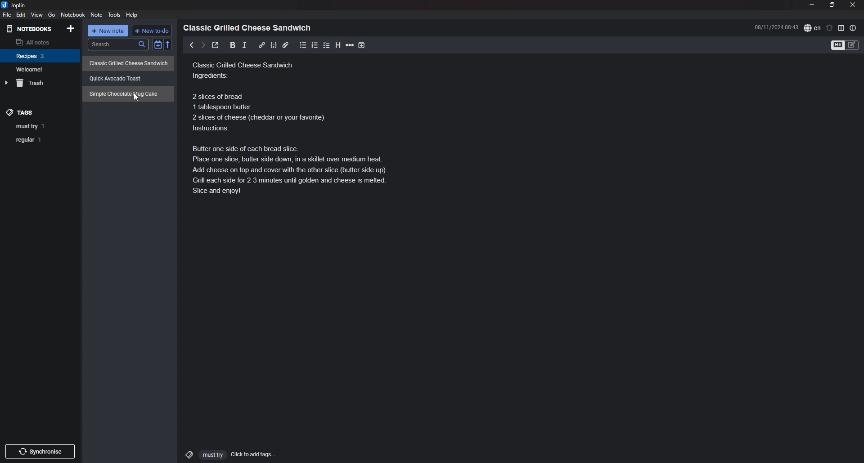 The width and height of the screenshot is (864, 463). I want to click on spell check, so click(812, 27).